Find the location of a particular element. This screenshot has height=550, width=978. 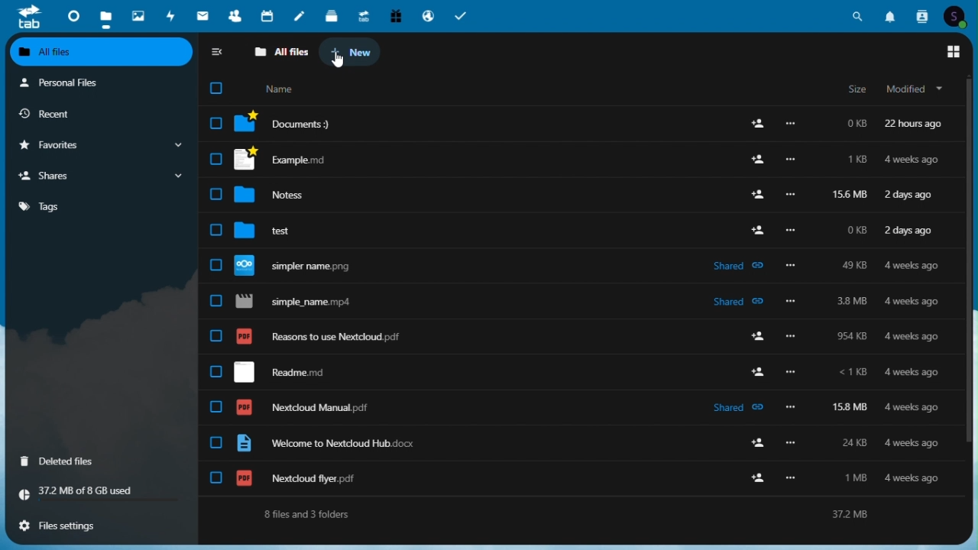

1kb is located at coordinates (856, 160).